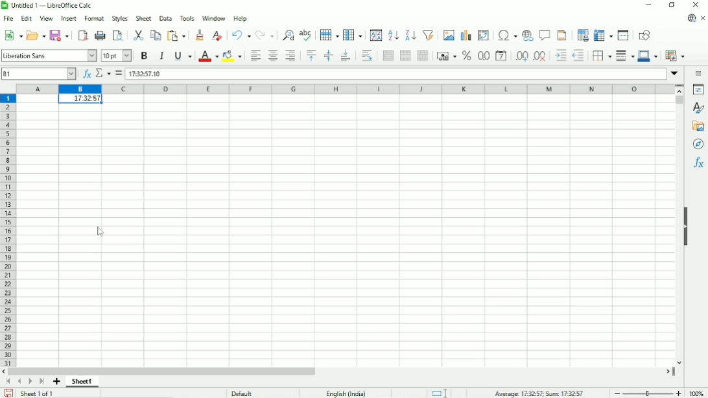 Image resolution: width=708 pixels, height=398 pixels. What do you see at coordinates (183, 56) in the screenshot?
I see `Underline` at bounding box center [183, 56].